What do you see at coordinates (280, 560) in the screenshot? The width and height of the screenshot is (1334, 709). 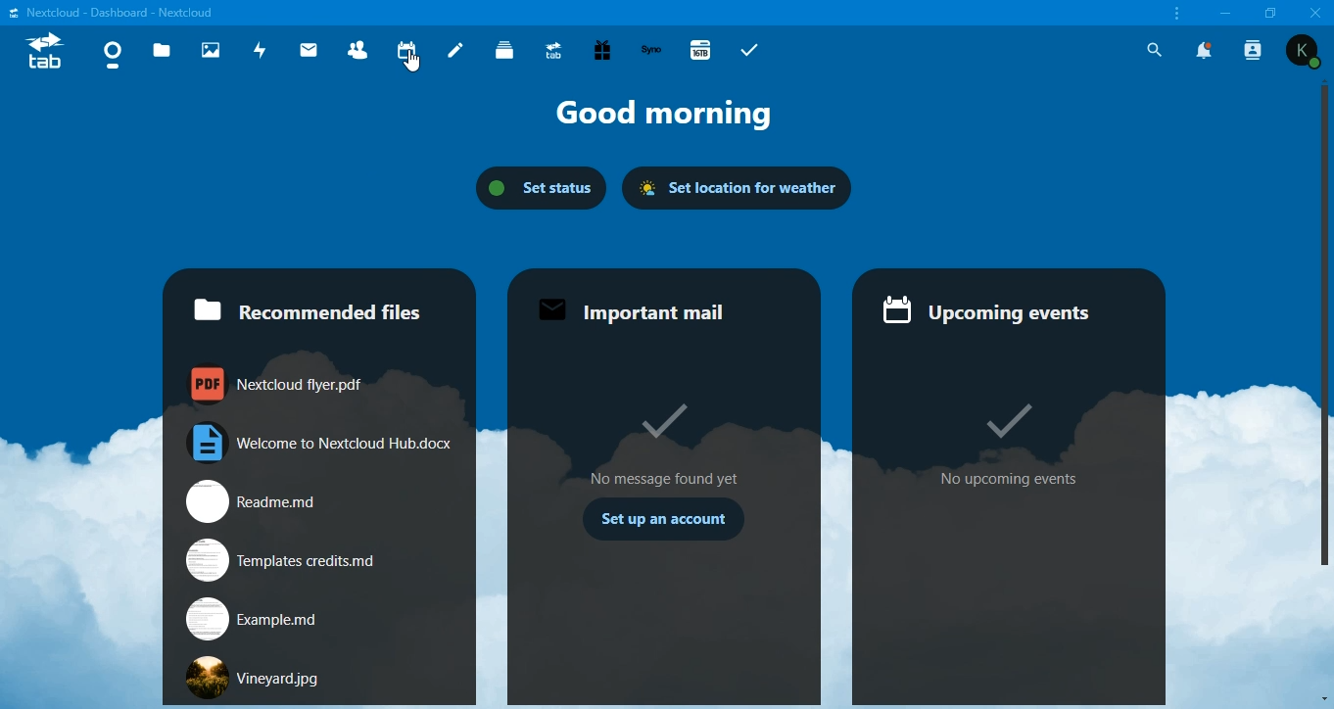 I see `templates credits.md` at bounding box center [280, 560].